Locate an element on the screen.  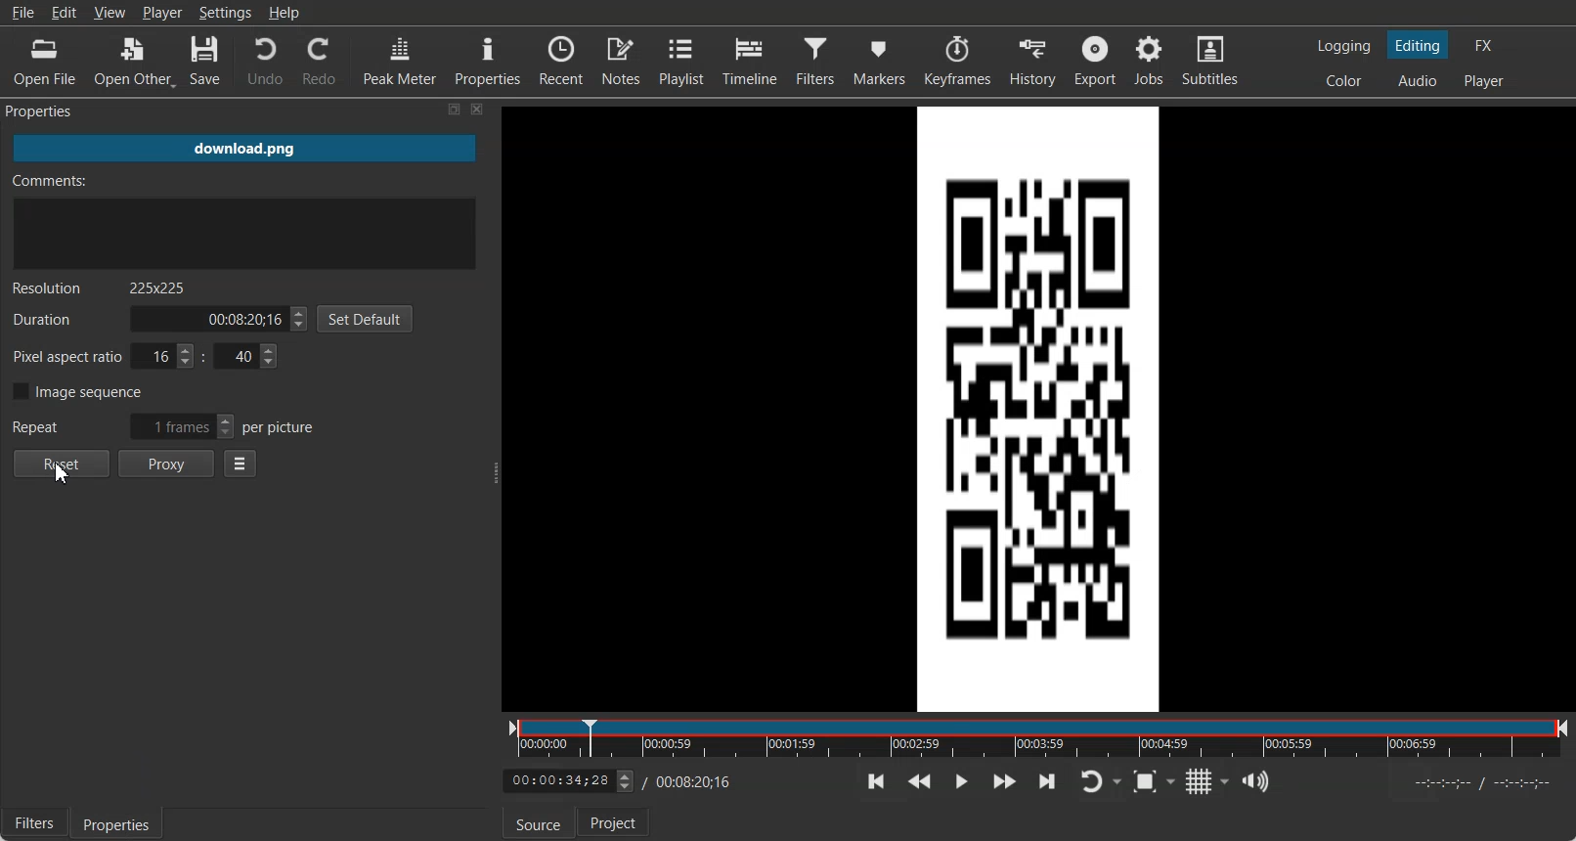
Subtitles is located at coordinates (1210, 62).